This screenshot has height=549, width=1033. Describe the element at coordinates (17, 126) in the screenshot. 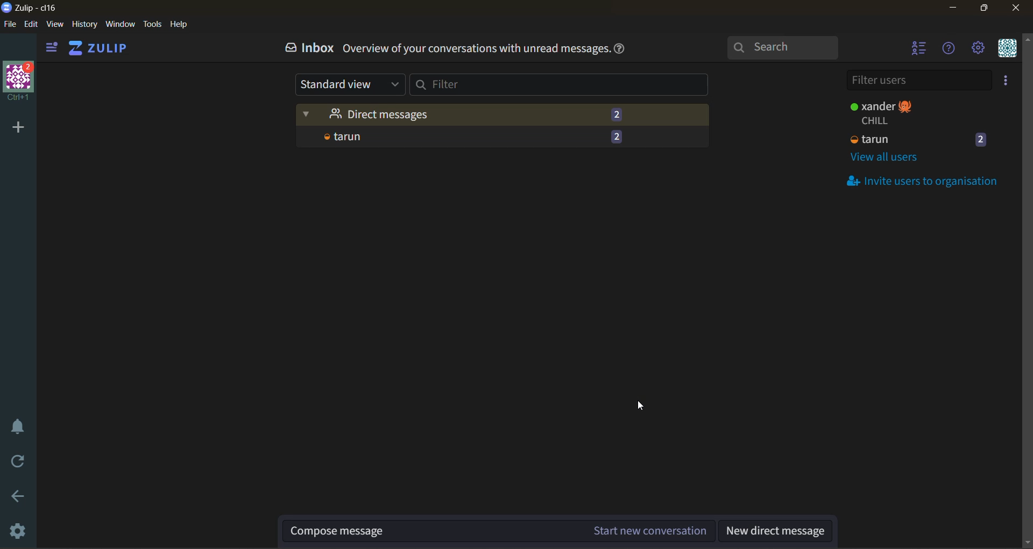

I see `add a new organisation` at that location.